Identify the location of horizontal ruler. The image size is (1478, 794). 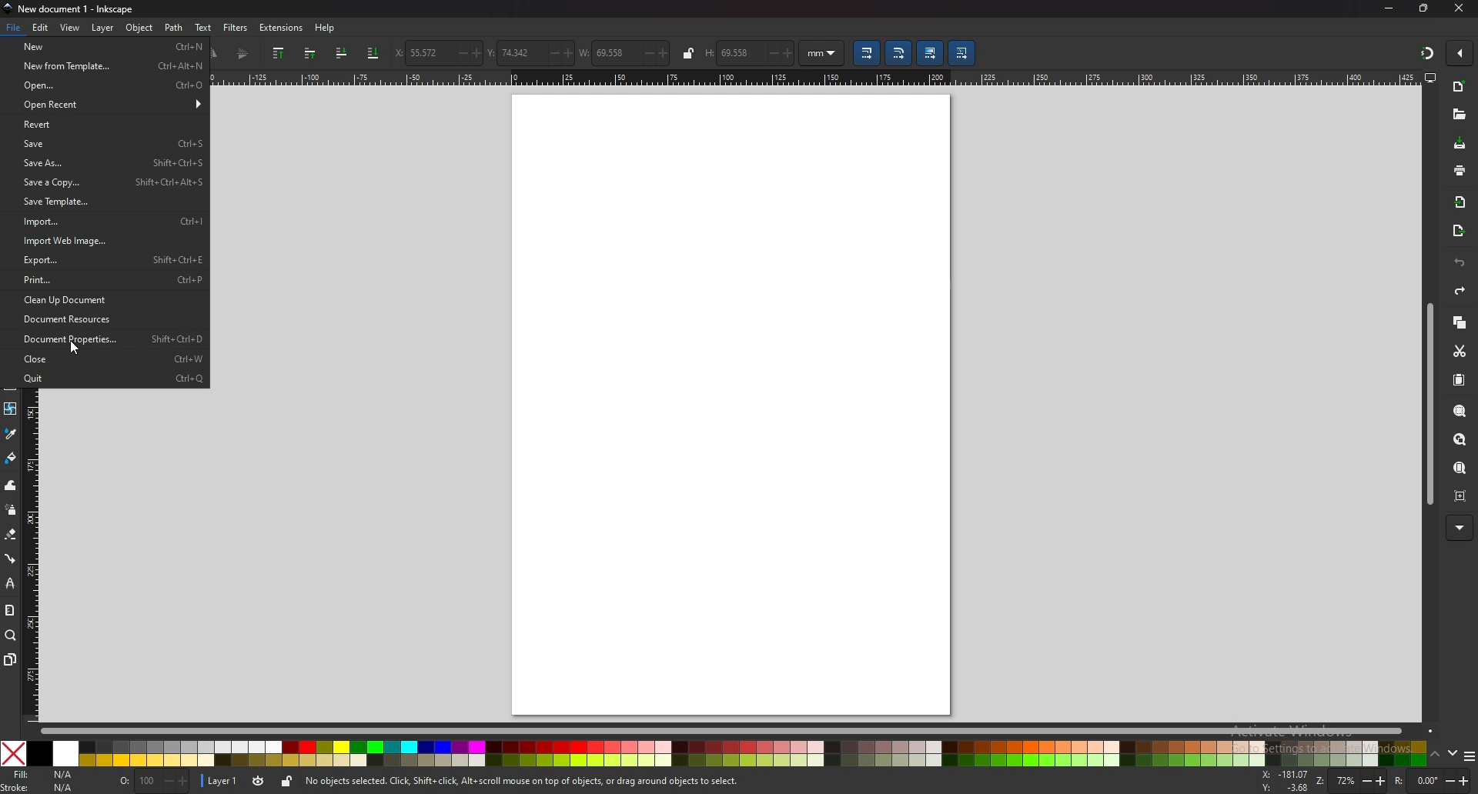
(823, 79).